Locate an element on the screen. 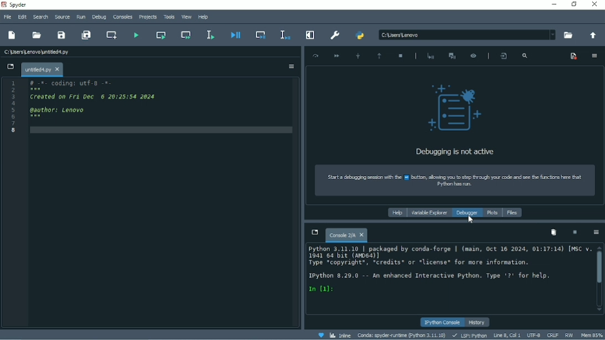 The image size is (605, 340). Run current cell is located at coordinates (161, 35).